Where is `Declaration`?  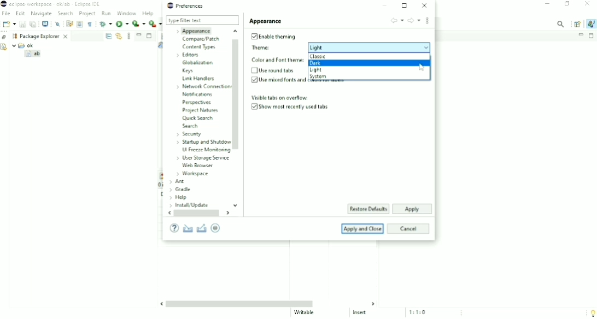 Declaration is located at coordinates (4, 48).